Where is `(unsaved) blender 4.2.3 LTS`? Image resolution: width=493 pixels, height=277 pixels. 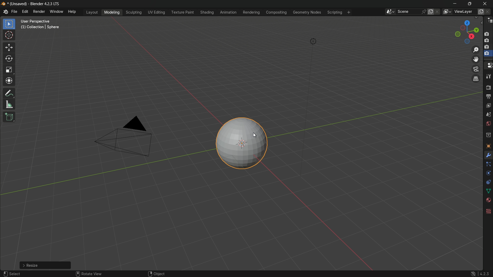
(unsaved) blender 4.2.3 LTS is located at coordinates (30, 4).